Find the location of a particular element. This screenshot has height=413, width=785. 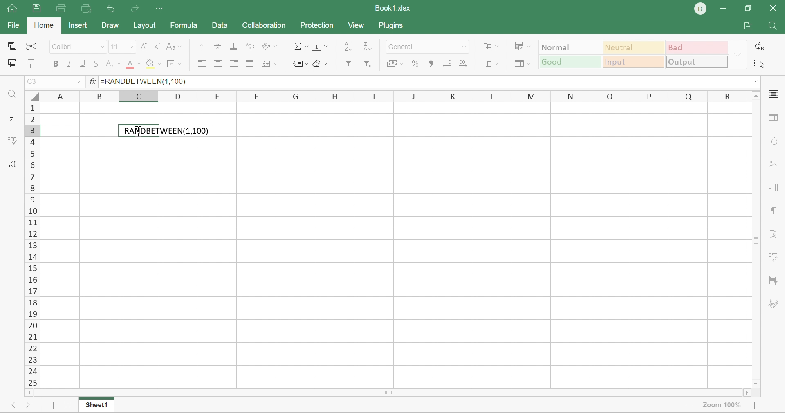

Delete cells is located at coordinates (492, 64).